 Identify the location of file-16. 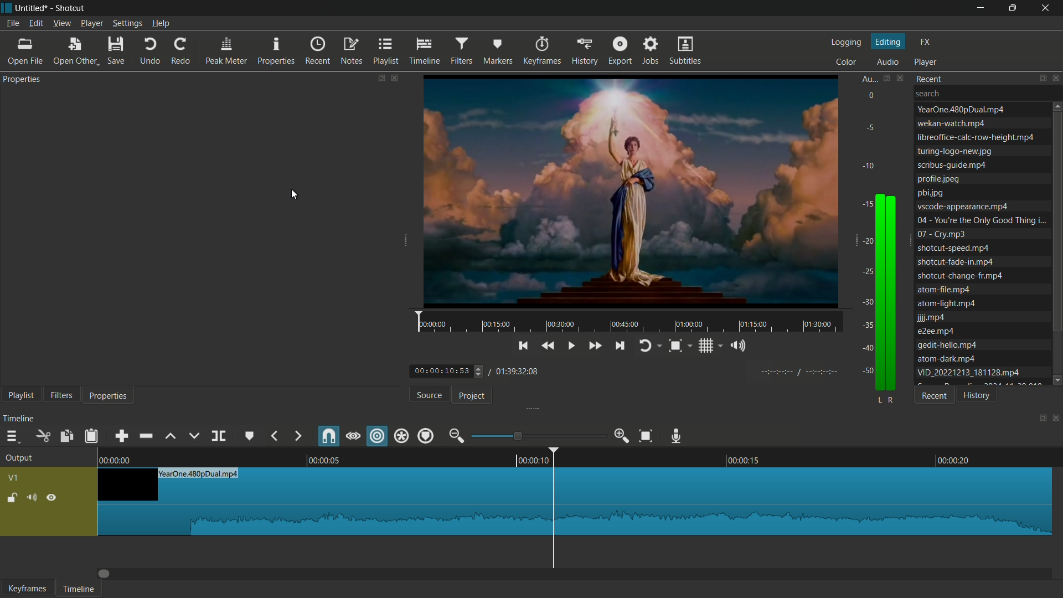
(932, 318).